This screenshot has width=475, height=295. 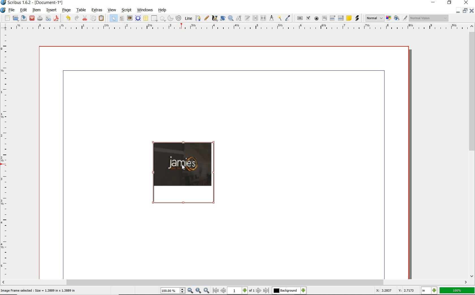 I want to click on text annotation, so click(x=349, y=18).